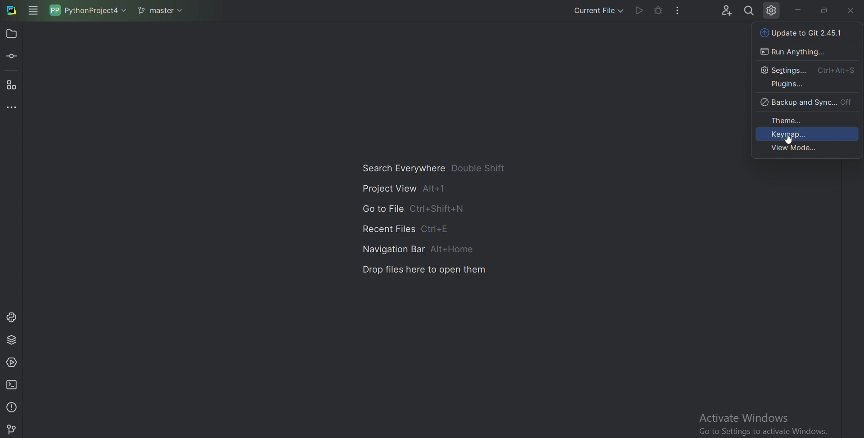  I want to click on Git, so click(13, 427).